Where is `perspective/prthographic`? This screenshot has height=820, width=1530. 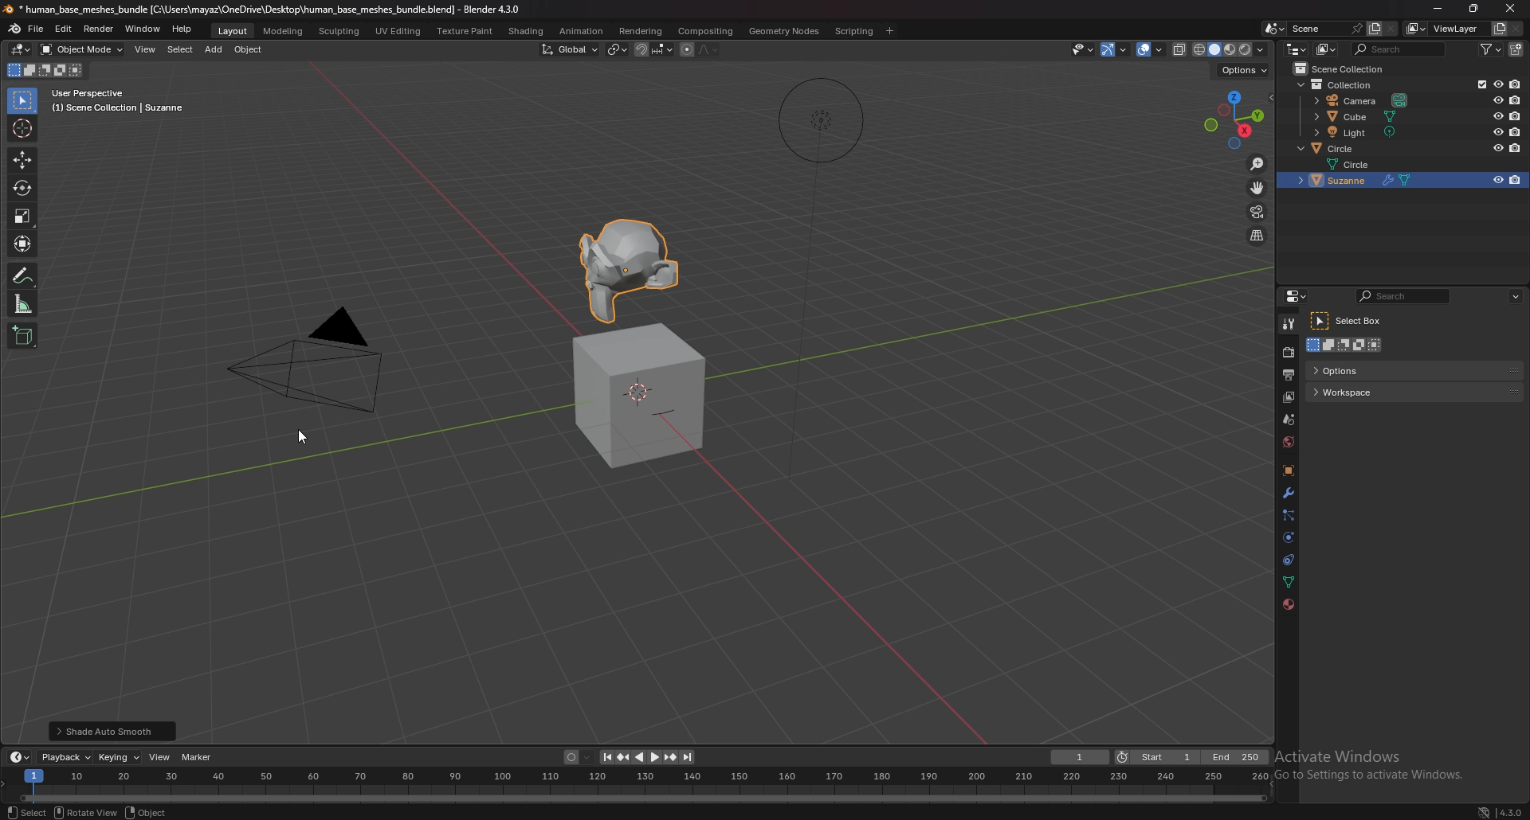 perspective/prthographic is located at coordinates (1257, 236).